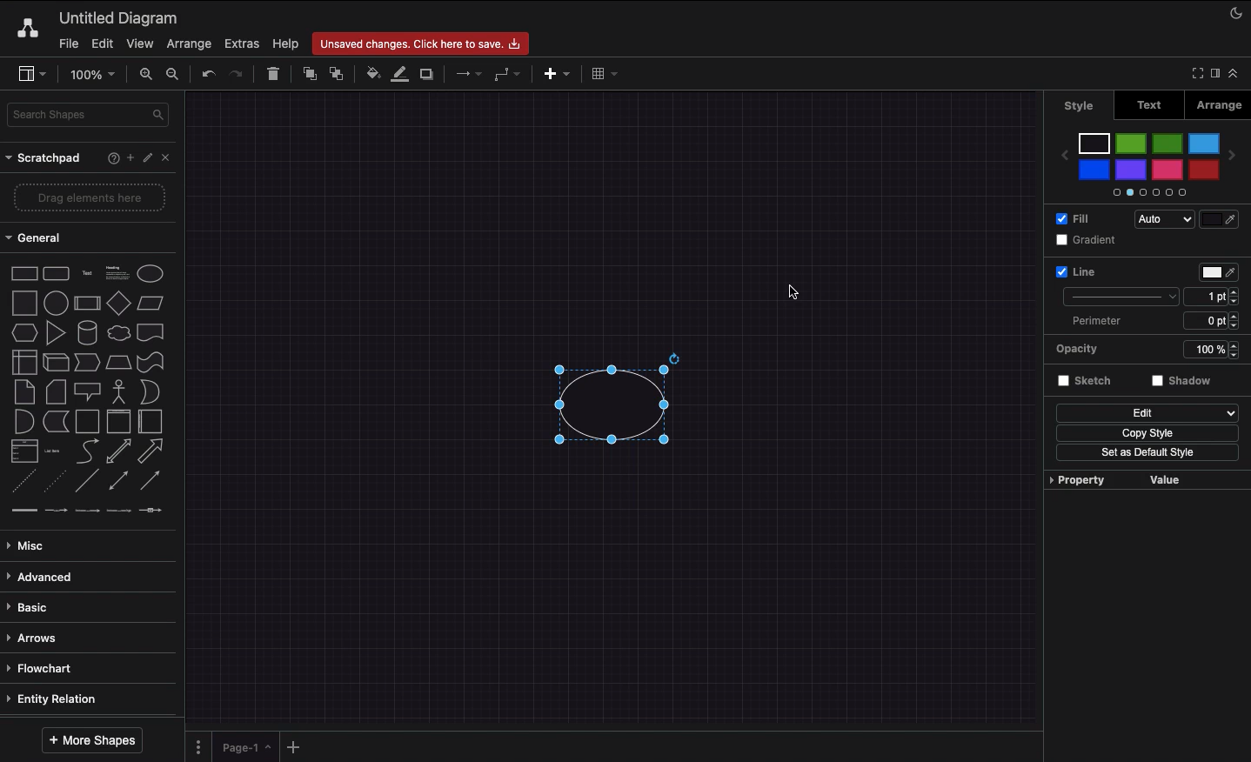 Image resolution: width=1251 pixels, height=762 pixels. Describe the element at coordinates (1149, 156) in the screenshot. I see `Color palette` at that location.